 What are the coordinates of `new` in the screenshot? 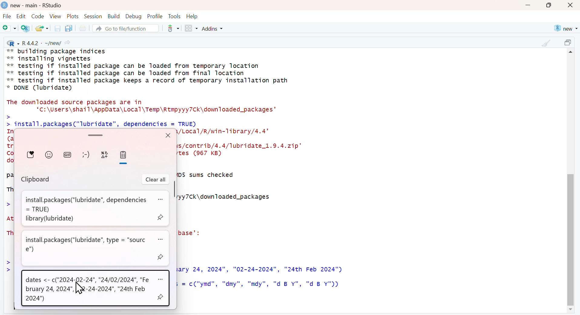 It's located at (565, 28).